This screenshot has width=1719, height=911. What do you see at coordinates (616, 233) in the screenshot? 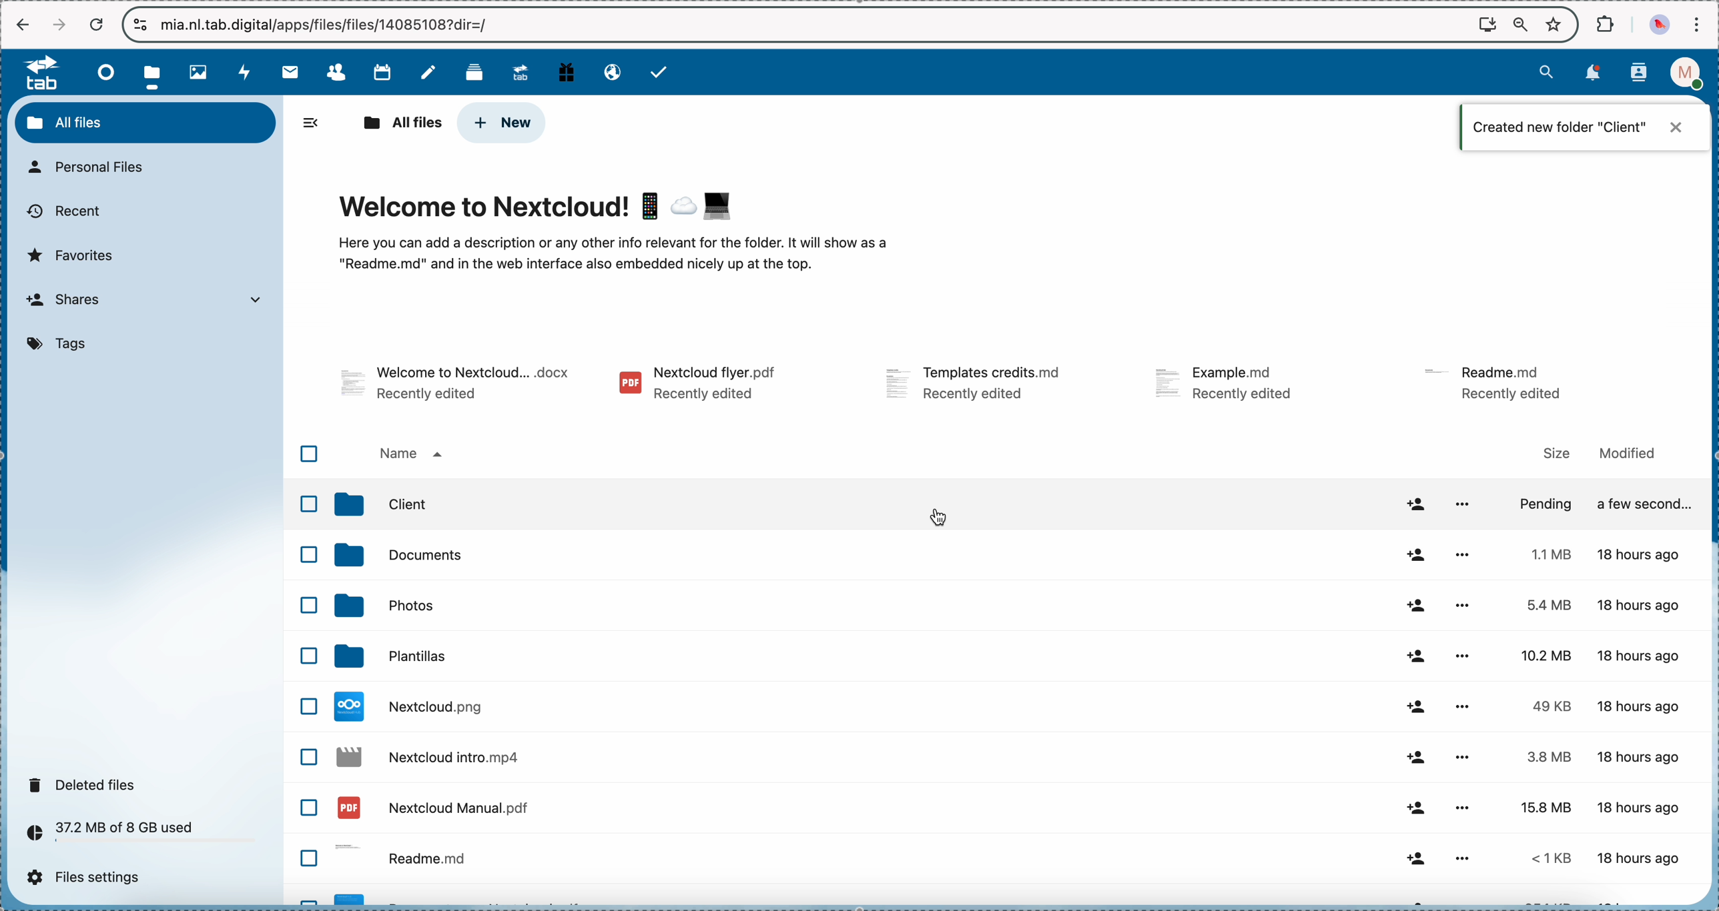
I see `welcome to Nextcloud` at bounding box center [616, 233].